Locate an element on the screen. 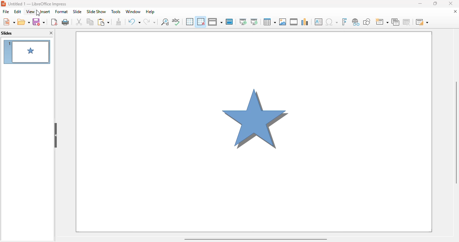 The width and height of the screenshot is (459, 242). open is located at coordinates (24, 22).